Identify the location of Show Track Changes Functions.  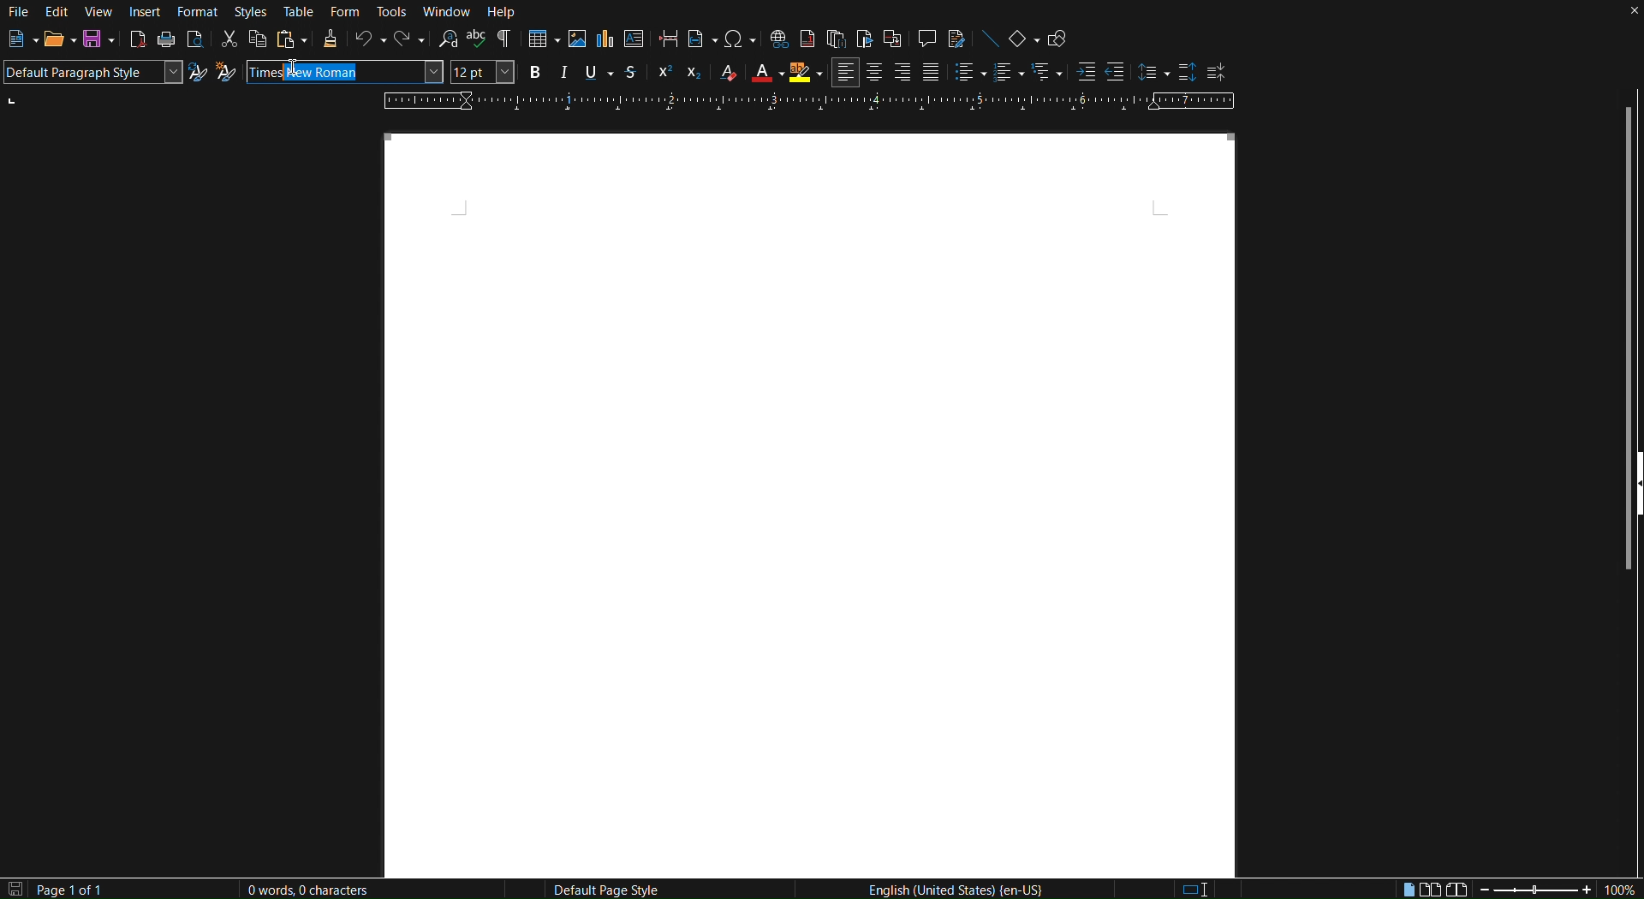
(957, 41).